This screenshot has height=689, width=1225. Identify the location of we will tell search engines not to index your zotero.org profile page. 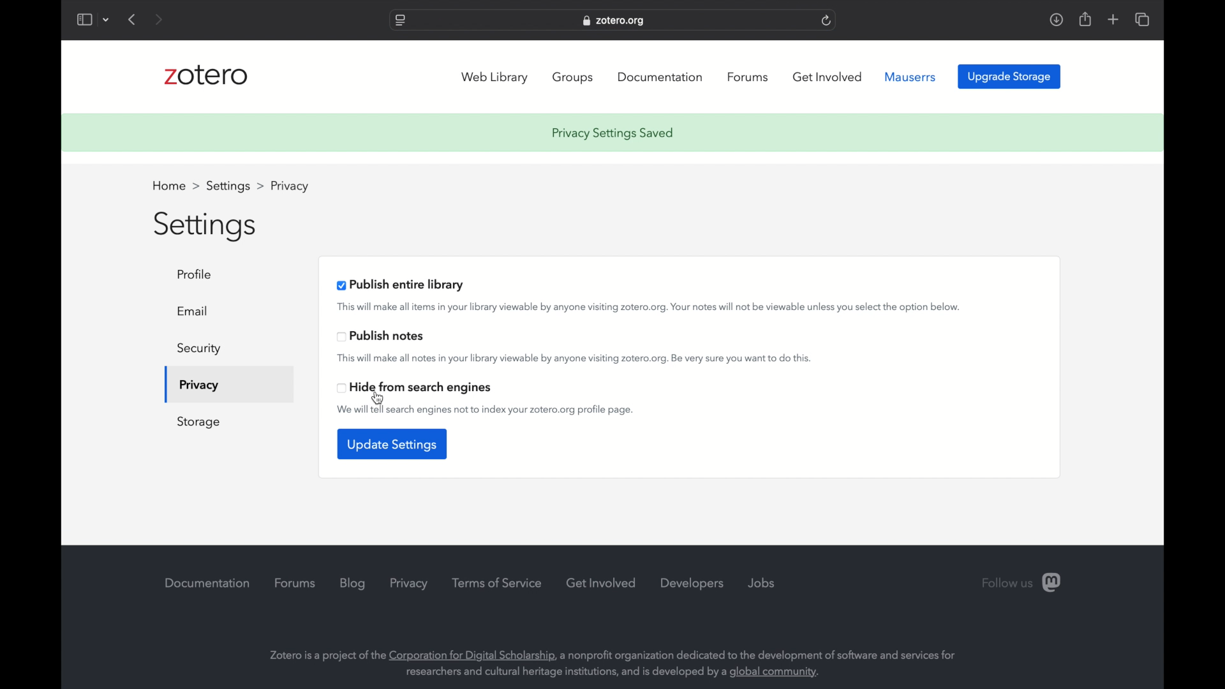
(485, 410).